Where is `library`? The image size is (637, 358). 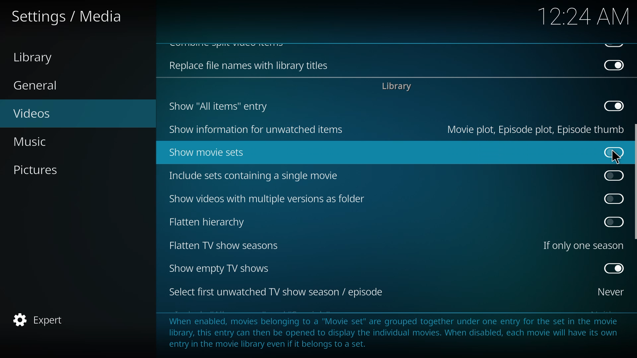 library is located at coordinates (394, 87).